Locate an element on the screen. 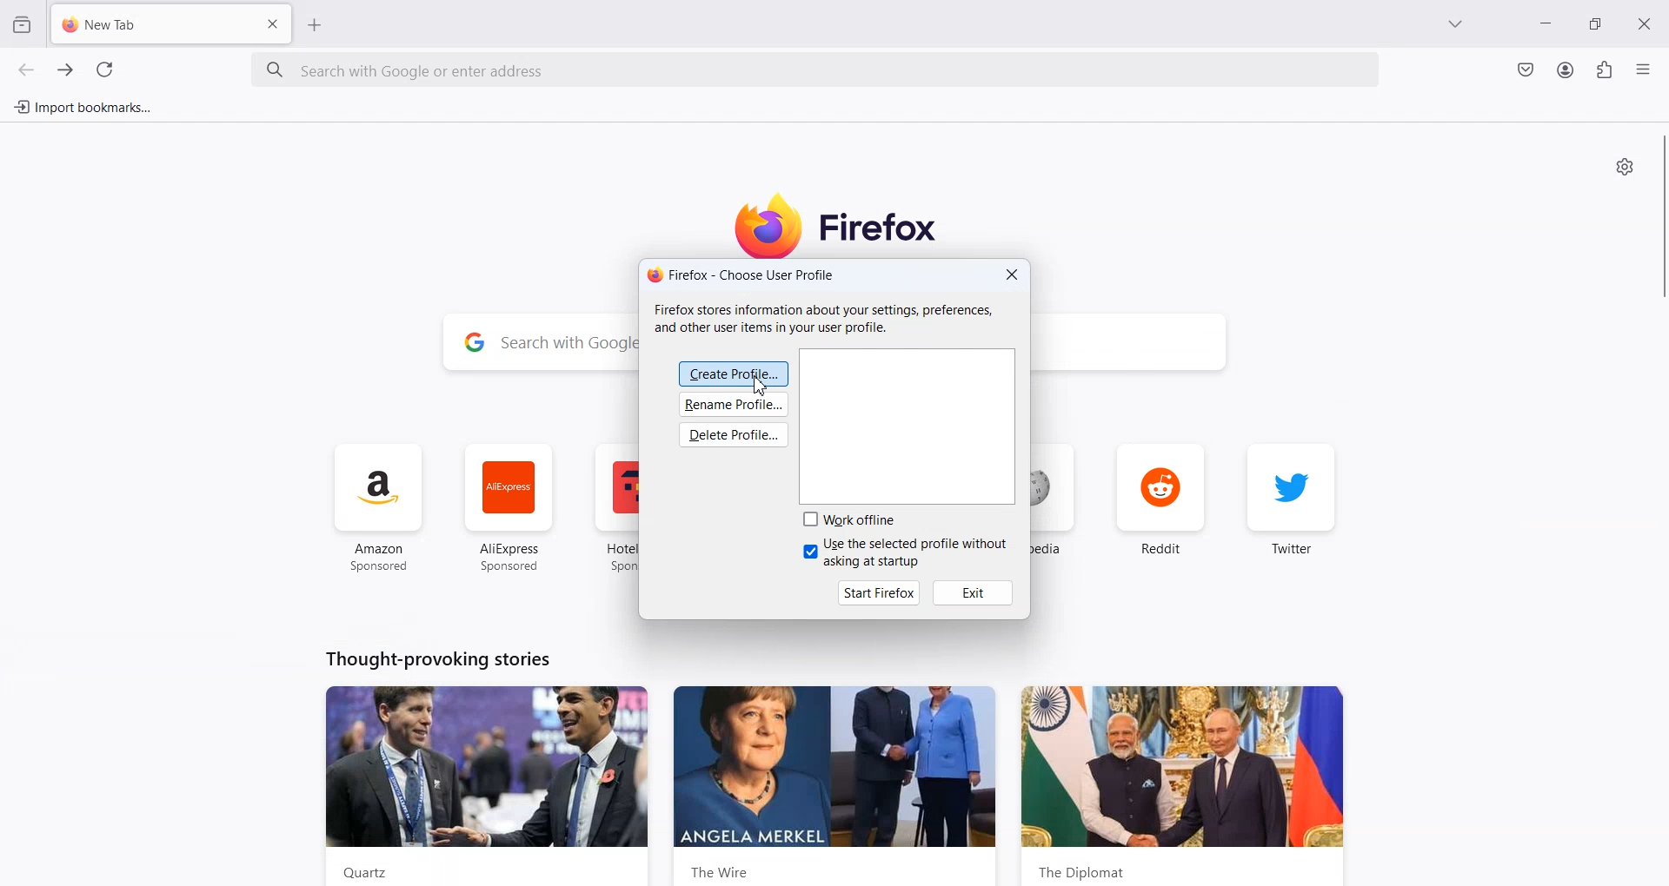 The height and width of the screenshot is (886, 1669). Maximize is located at coordinates (1599, 24).